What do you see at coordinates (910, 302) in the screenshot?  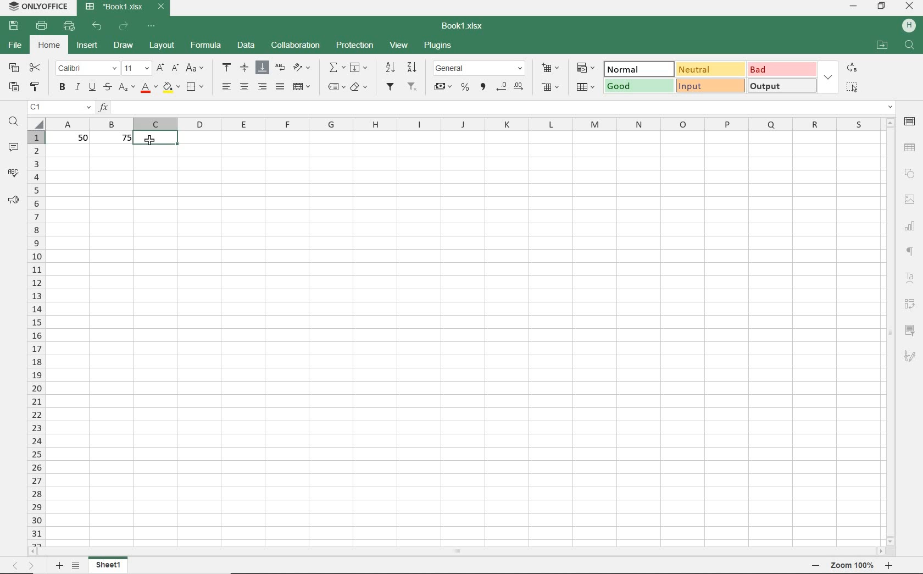 I see `Pivot table` at bounding box center [910, 302].